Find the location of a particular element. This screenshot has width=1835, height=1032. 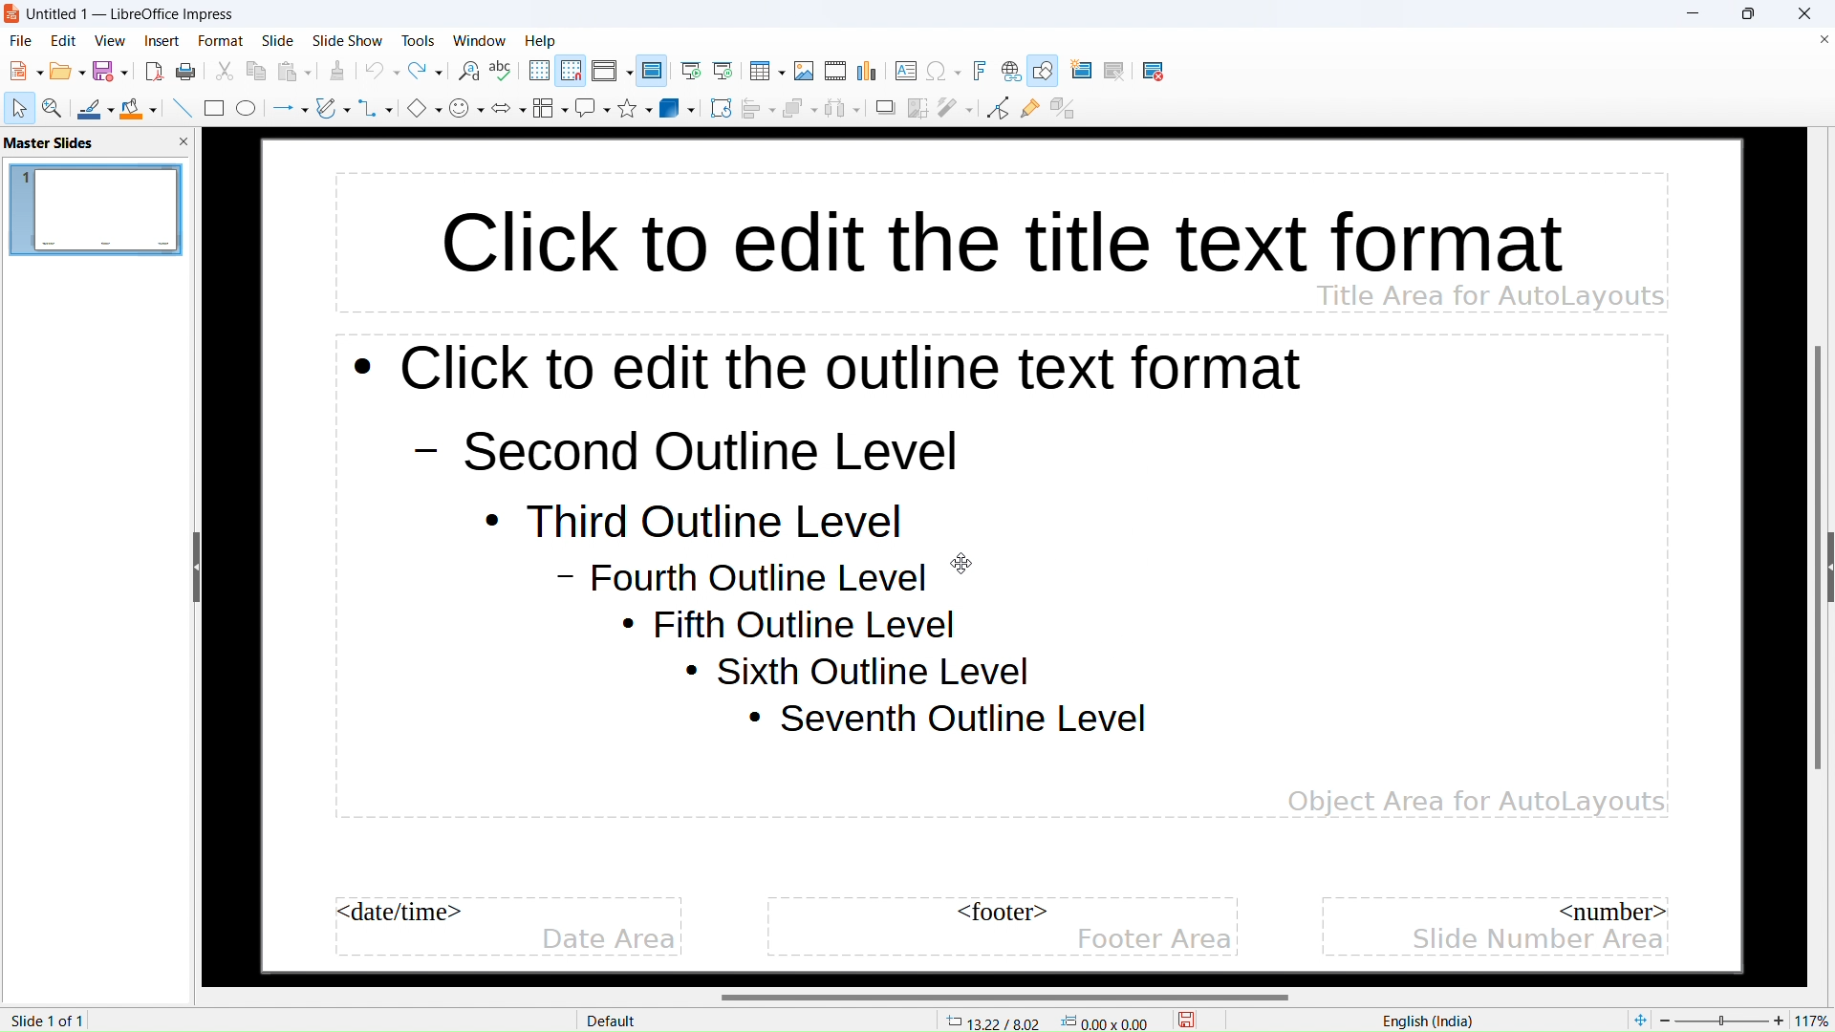

insert line is located at coordinates (182, 107).